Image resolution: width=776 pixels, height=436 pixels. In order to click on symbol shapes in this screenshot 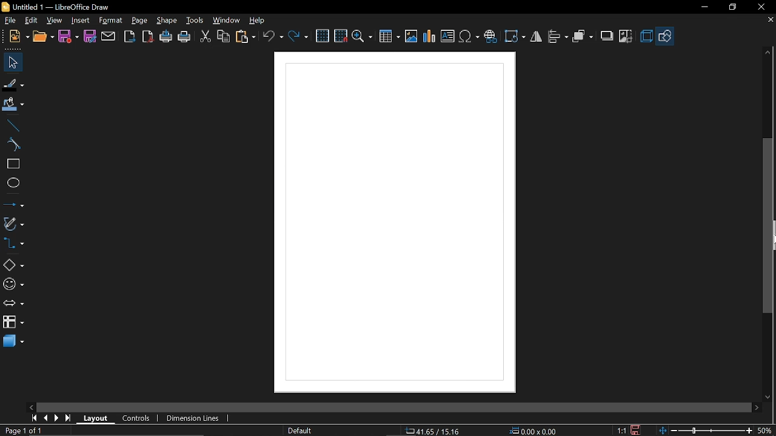, I will do `click(12, 286)`.